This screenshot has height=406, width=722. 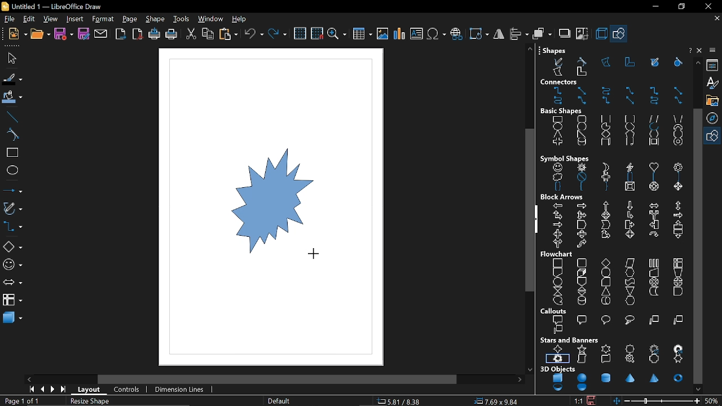 What do you see at coordinates (615, 278) in the screenshot?
I see `flowchart` at bounding box center [615, 278].